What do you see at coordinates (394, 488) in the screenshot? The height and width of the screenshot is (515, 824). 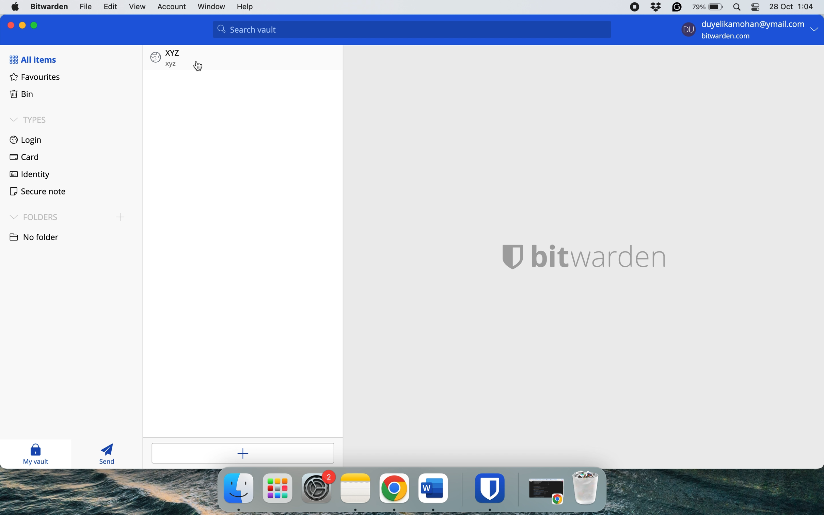 I see `chrome` at bounding box center [394, 488].